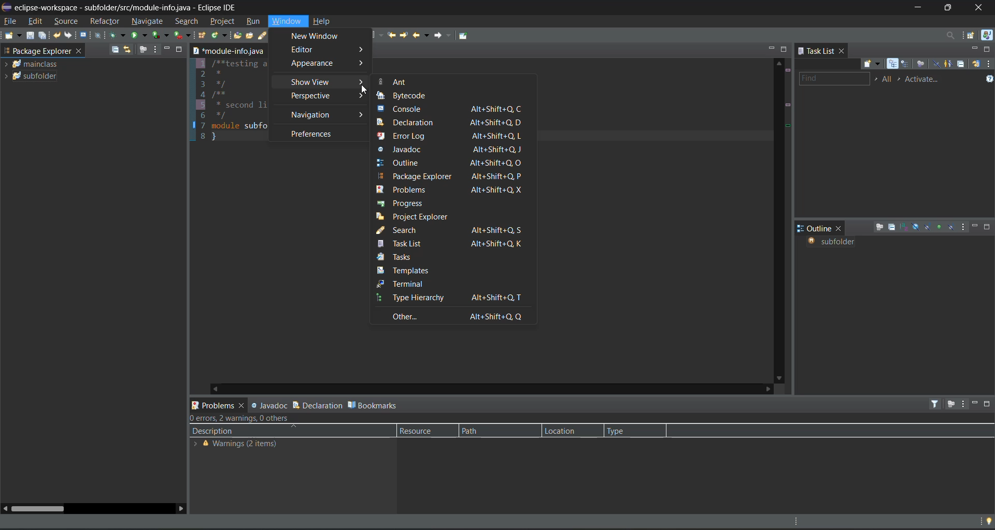 The image size is (995, 530). Describe the element at coordinates (973, 50) in the screenshot. I see `minimize` at that location.